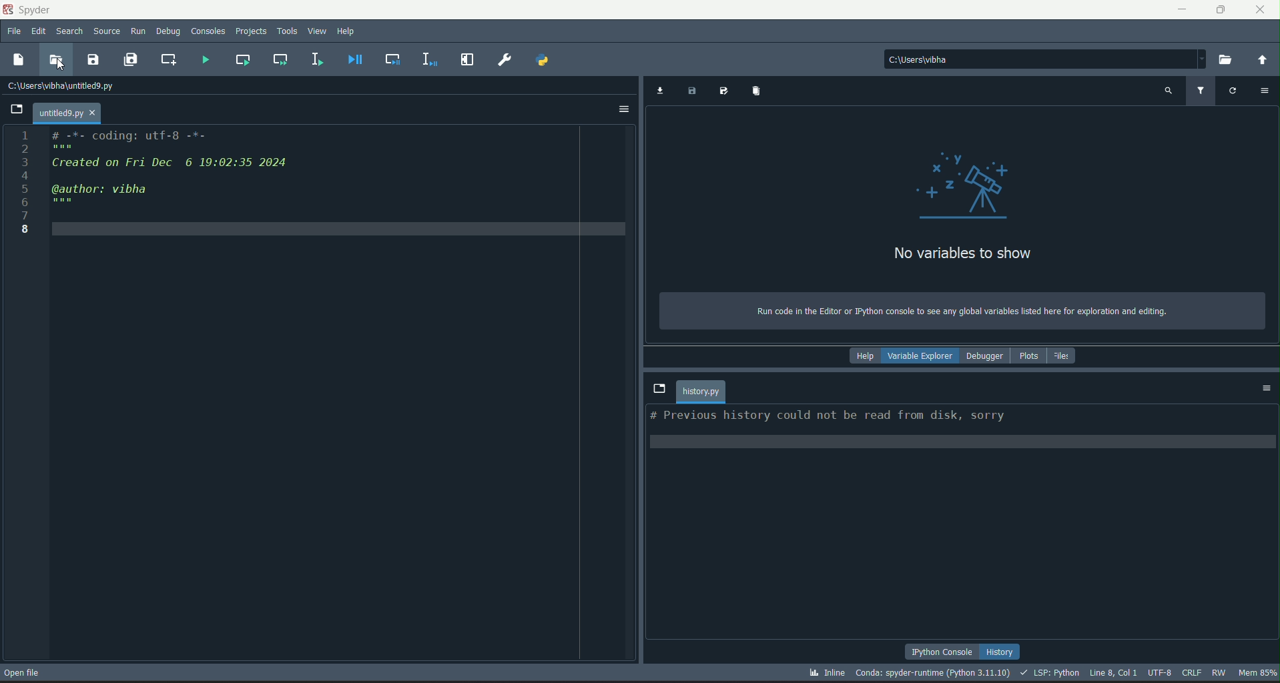 The image size is (1280, 683). Describe the element at coordinates (1042, 674) in the screenshot. I see `stats` at that location.